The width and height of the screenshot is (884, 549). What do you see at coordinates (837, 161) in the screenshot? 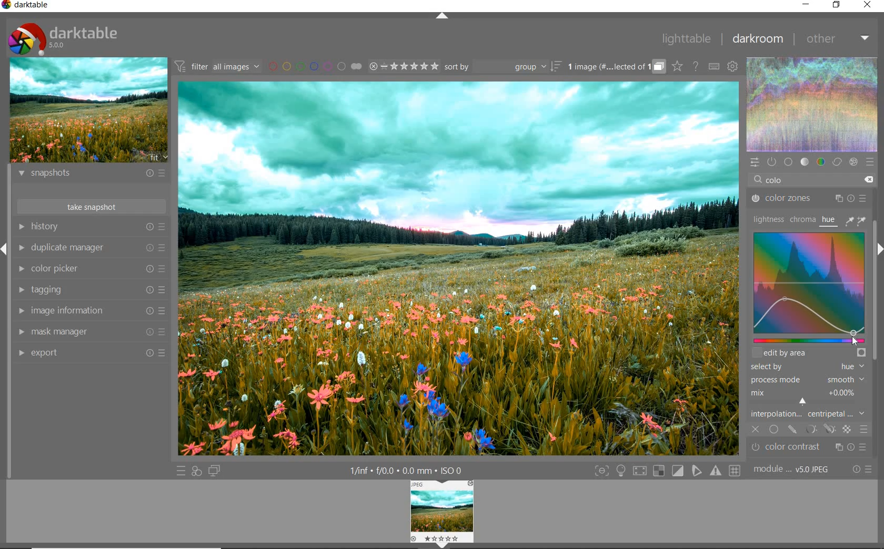
I see `correct` at bounding box center [837, 161].